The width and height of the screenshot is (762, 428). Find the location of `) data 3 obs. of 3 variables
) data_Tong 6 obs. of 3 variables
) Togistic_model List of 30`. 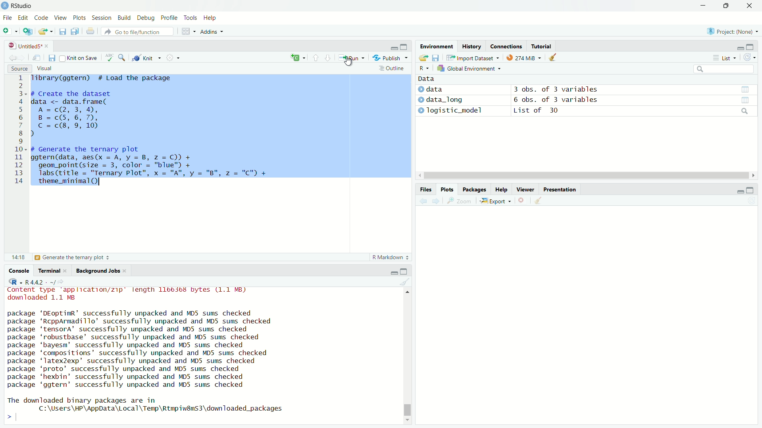

) data 3 obs. of 3 variables
) data_Tong 6 obs. of 3 variables
) Togistic_model List of 30 is located at coordinates (538, 102).